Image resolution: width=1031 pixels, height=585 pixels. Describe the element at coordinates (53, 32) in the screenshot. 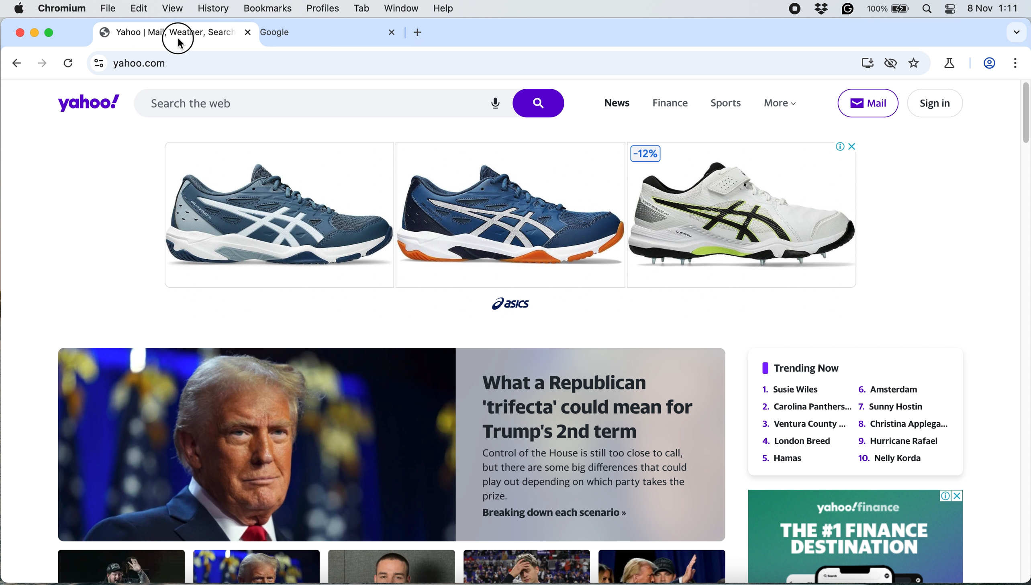

I see `maximise` at that location.